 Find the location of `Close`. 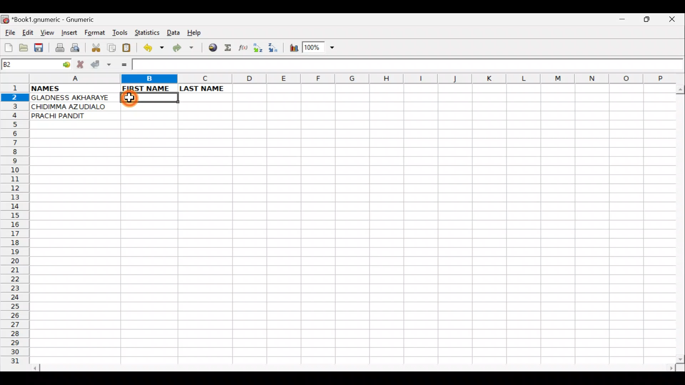

Close is located at coordinates (674, 21).